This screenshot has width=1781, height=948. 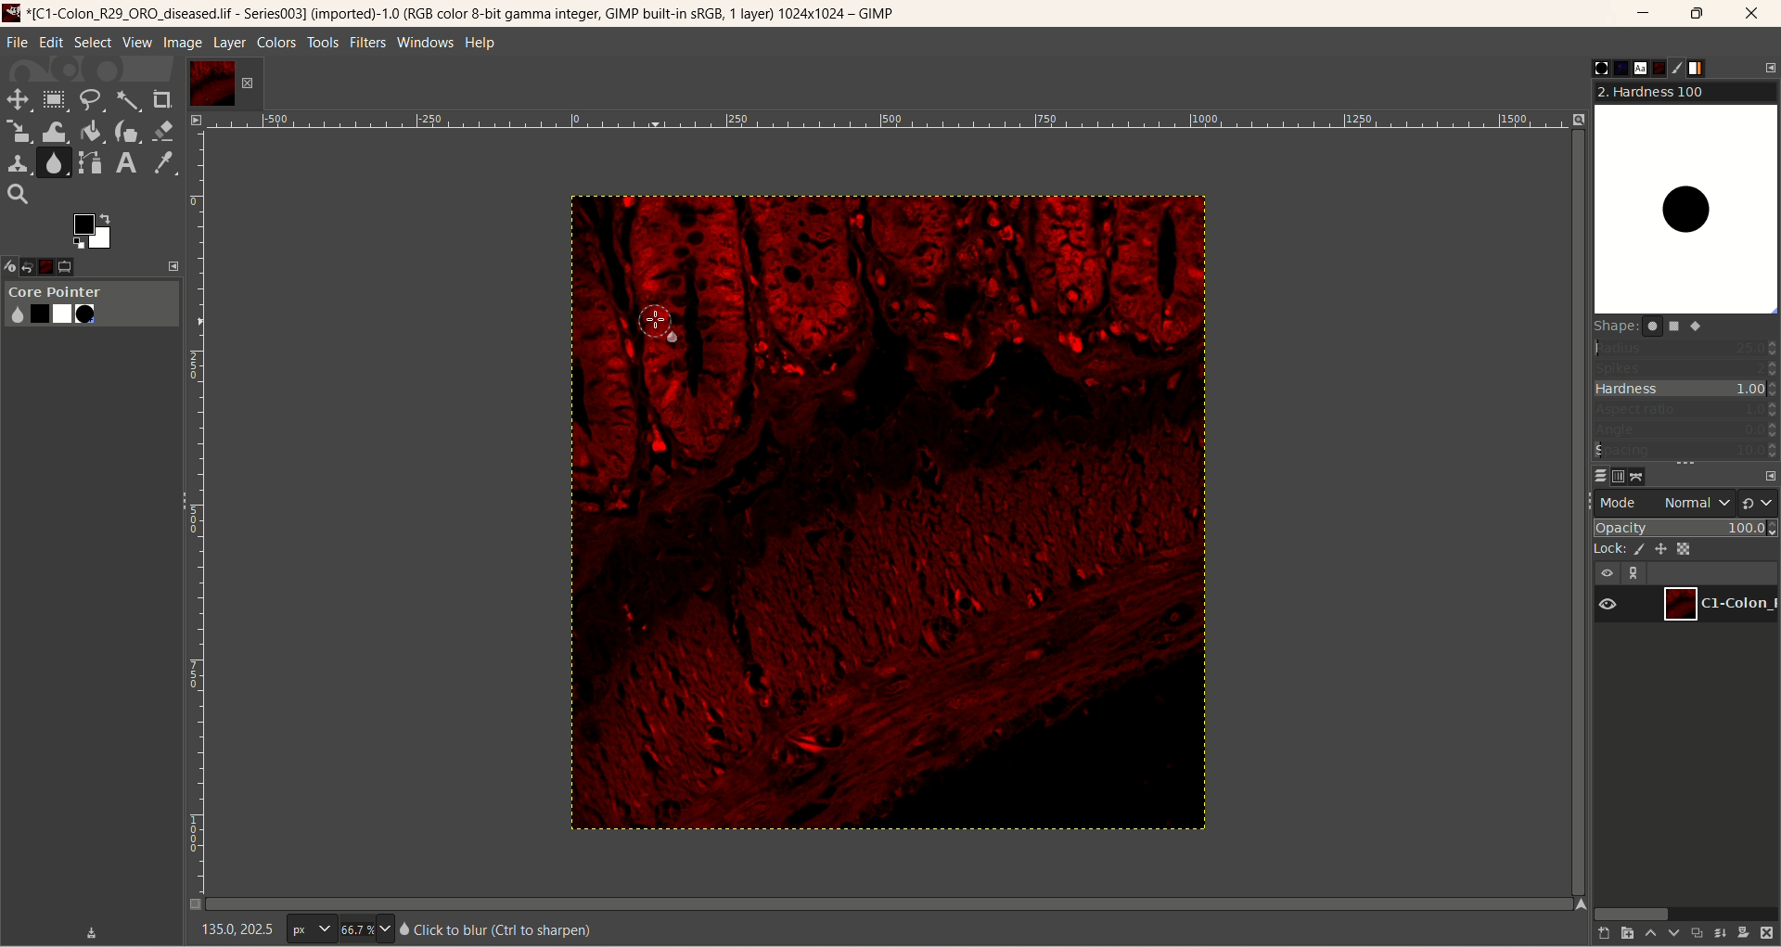 What do you see at coordinates (127, 131) in the screenshot?
I see `ink tool` at bounding box center [127, 131].